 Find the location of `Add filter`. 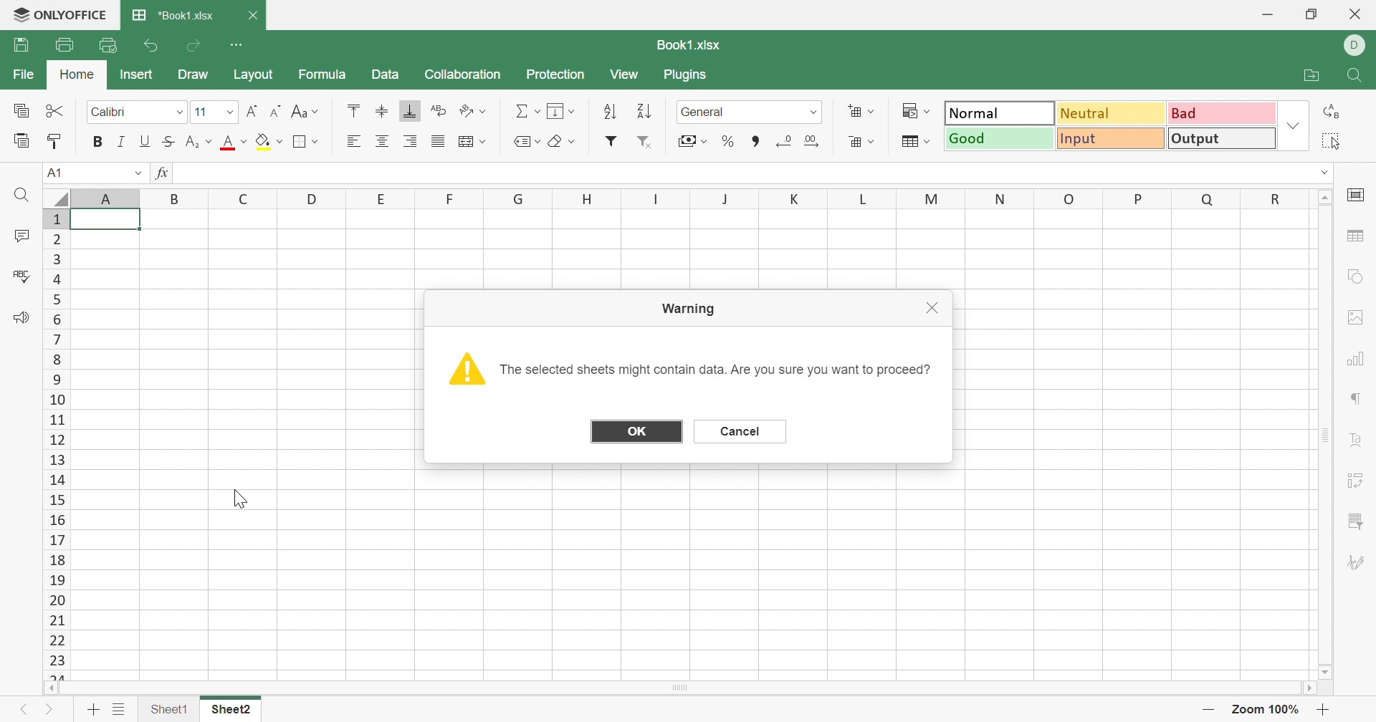

Add filter is located at coordinates (613, 140).